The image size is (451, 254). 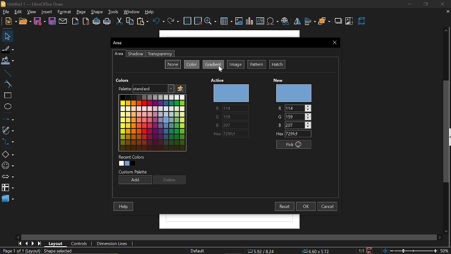 What do you see at coordinates (76, 21) in the screenshot?
I see `export` at bounding box center [76, 21].